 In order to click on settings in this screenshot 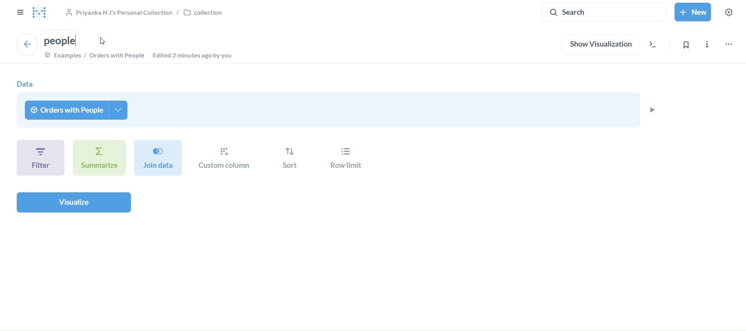, I will do `click(730, 13)`.